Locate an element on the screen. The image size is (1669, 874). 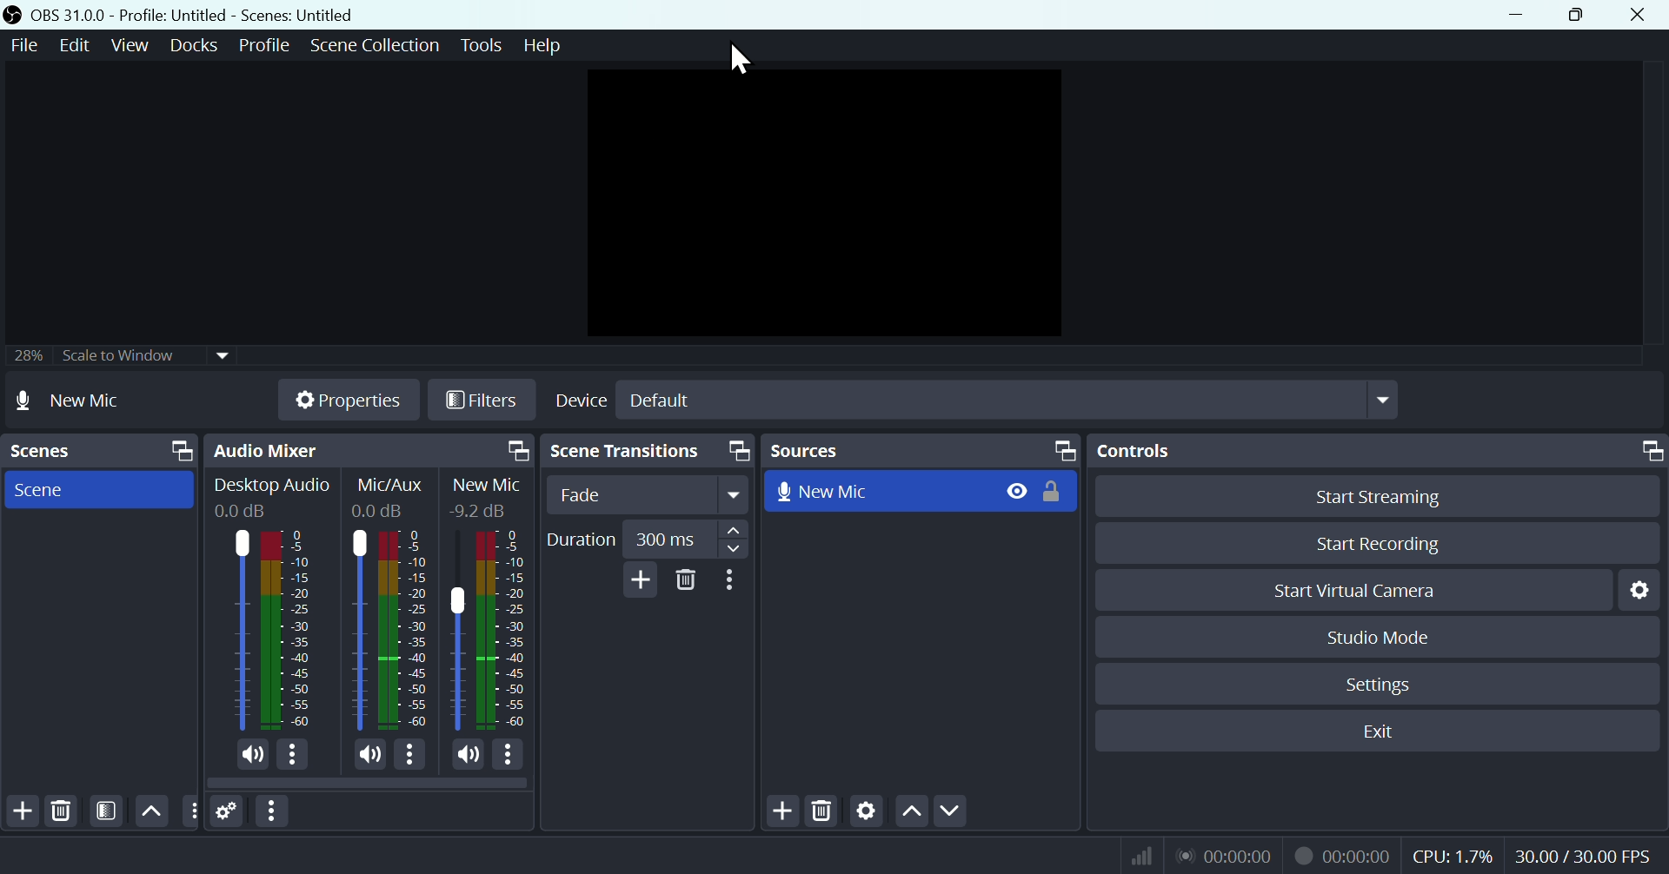
Settings is located at coordinates (867, 813).